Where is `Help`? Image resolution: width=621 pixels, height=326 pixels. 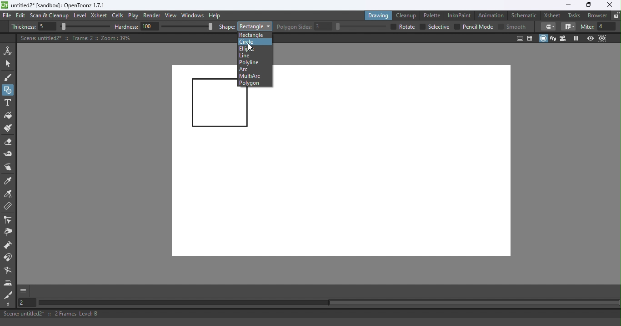 Help is located at coordinates (216, 15).